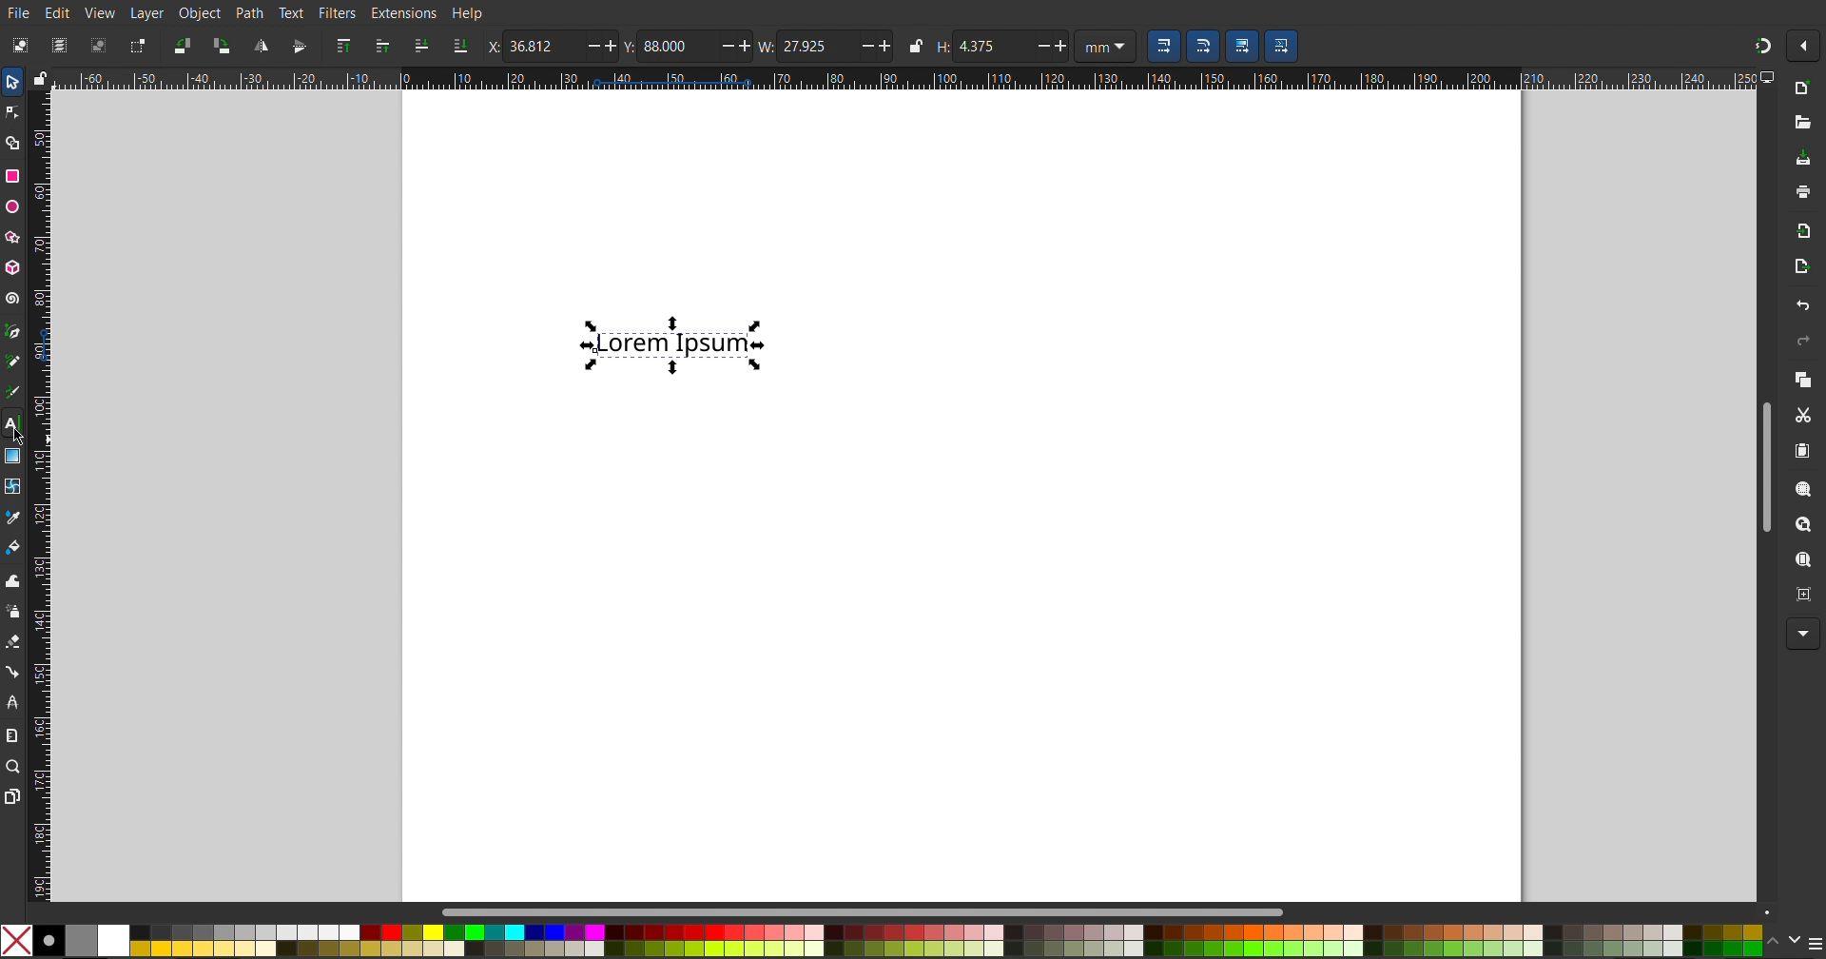 The width and height of the screenshot is (1826, 959). I want to click on Deselected any objects, so click(98, 45).